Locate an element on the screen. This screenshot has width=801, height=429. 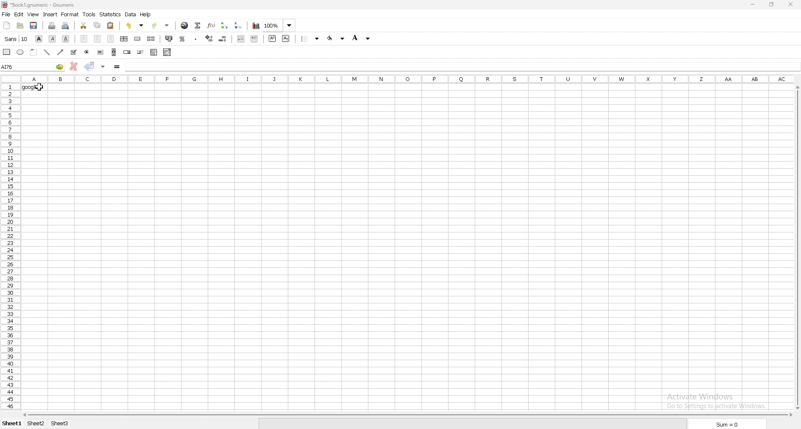
underline is located at coordinates (65, 38).